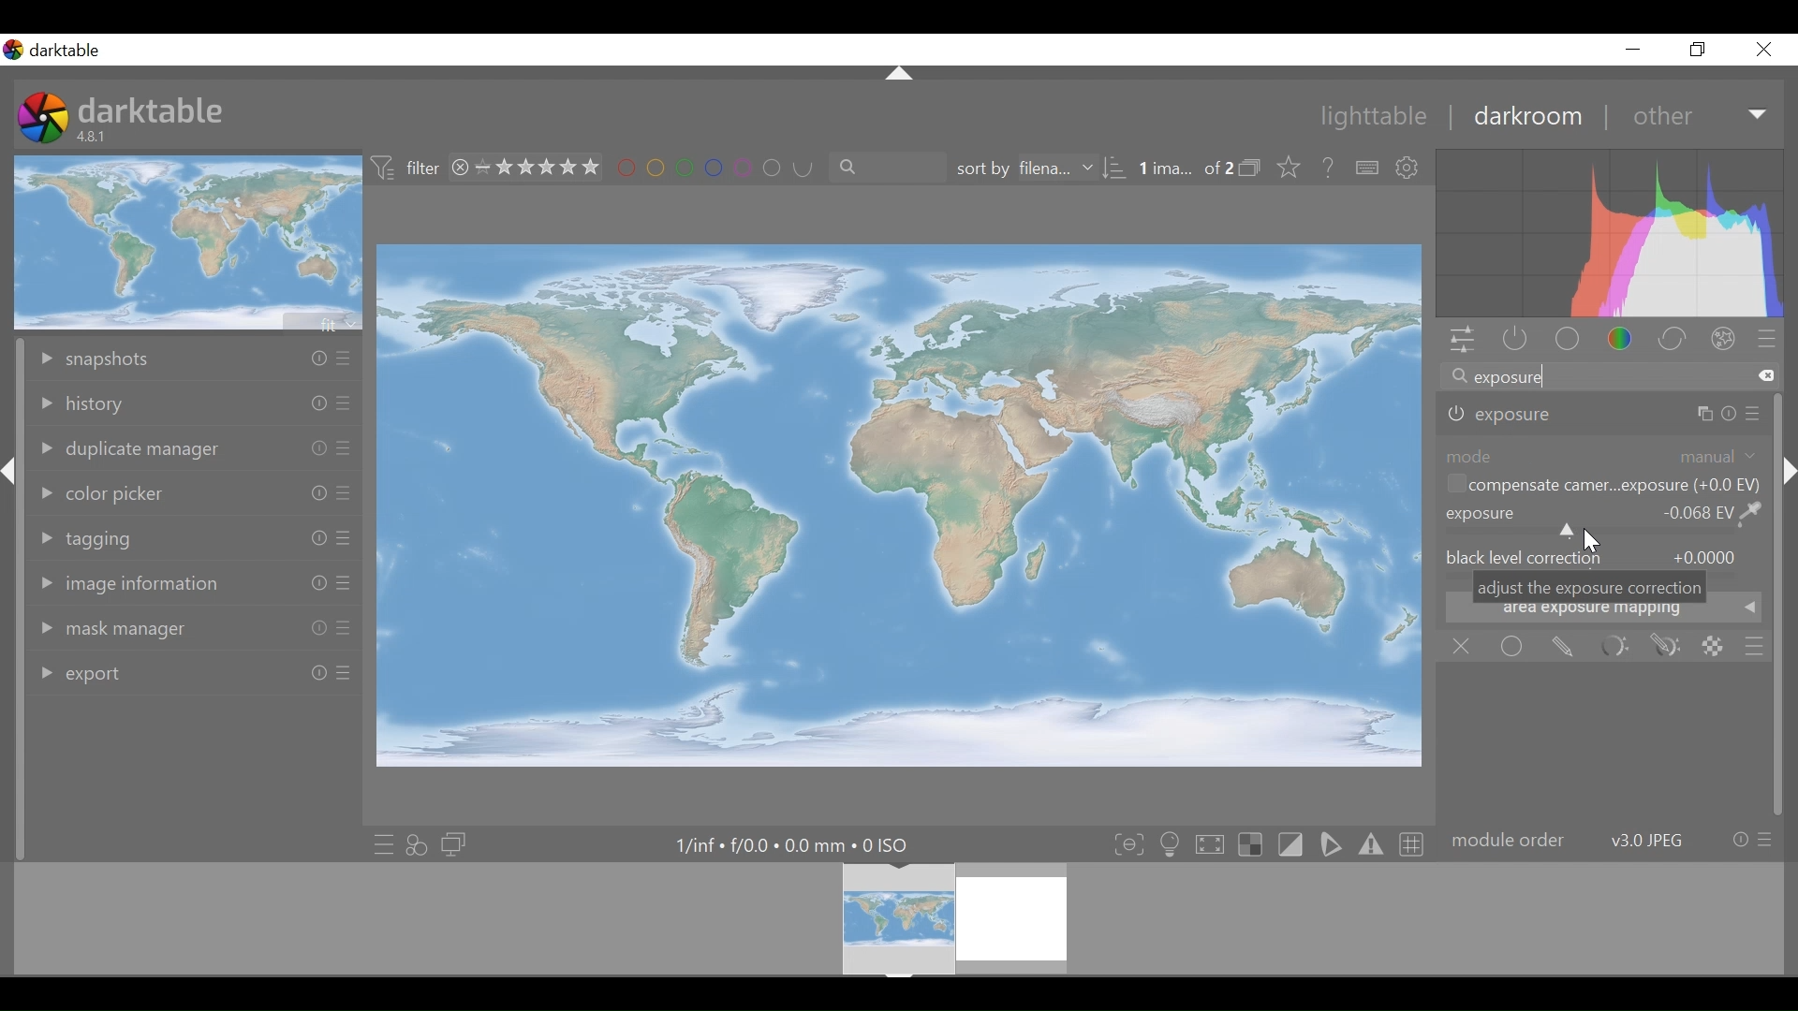 This screenshot has height=1011, width=1798. What do you see at coordinates (1723, 337) in the screenshot?
I see `effect` at bounding box center [1723, 337].